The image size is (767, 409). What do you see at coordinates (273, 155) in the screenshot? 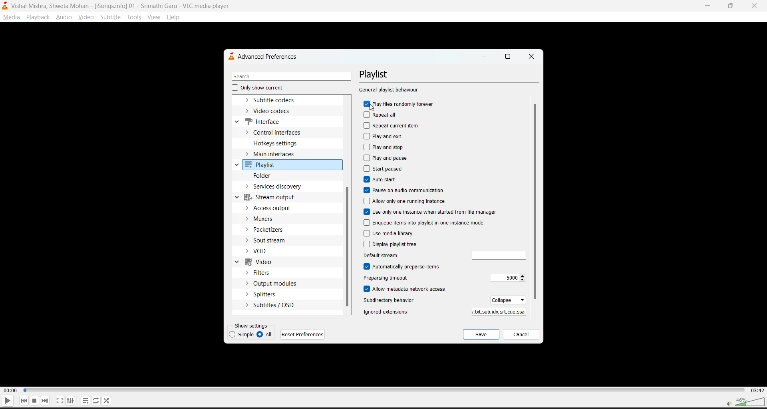
I see `main interfaces` at bounding box center [273, 155].